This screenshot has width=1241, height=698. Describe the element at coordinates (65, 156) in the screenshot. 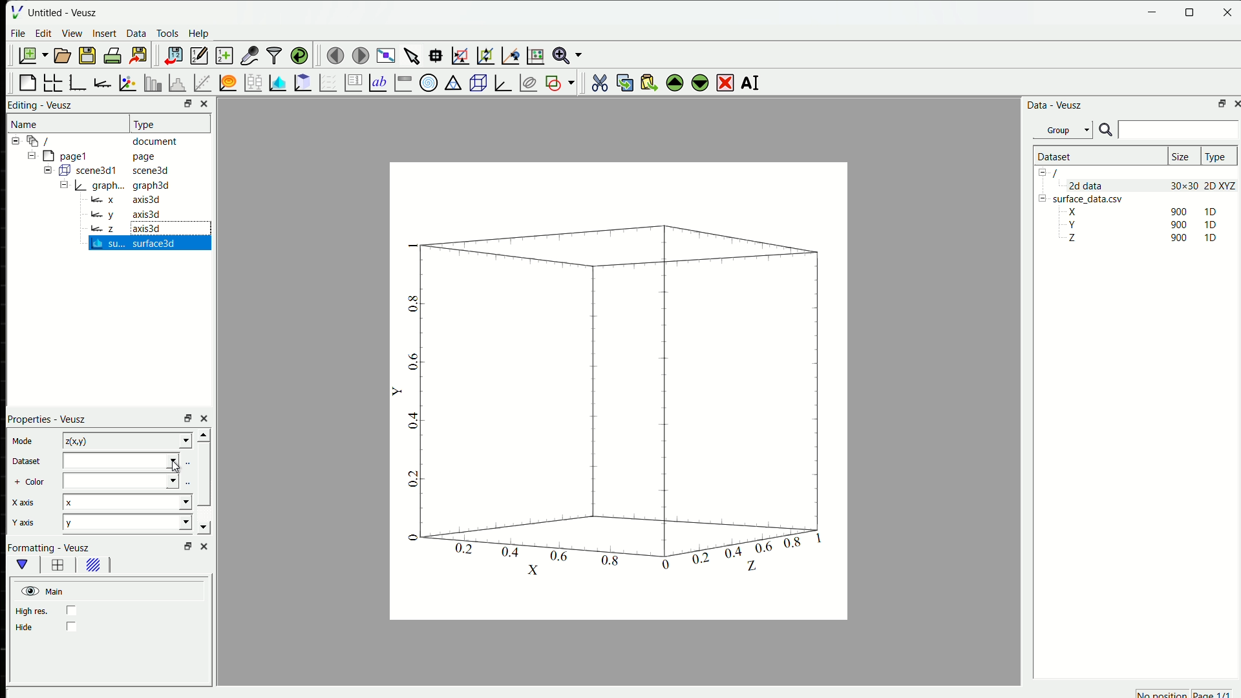

I see `page1` at that location.